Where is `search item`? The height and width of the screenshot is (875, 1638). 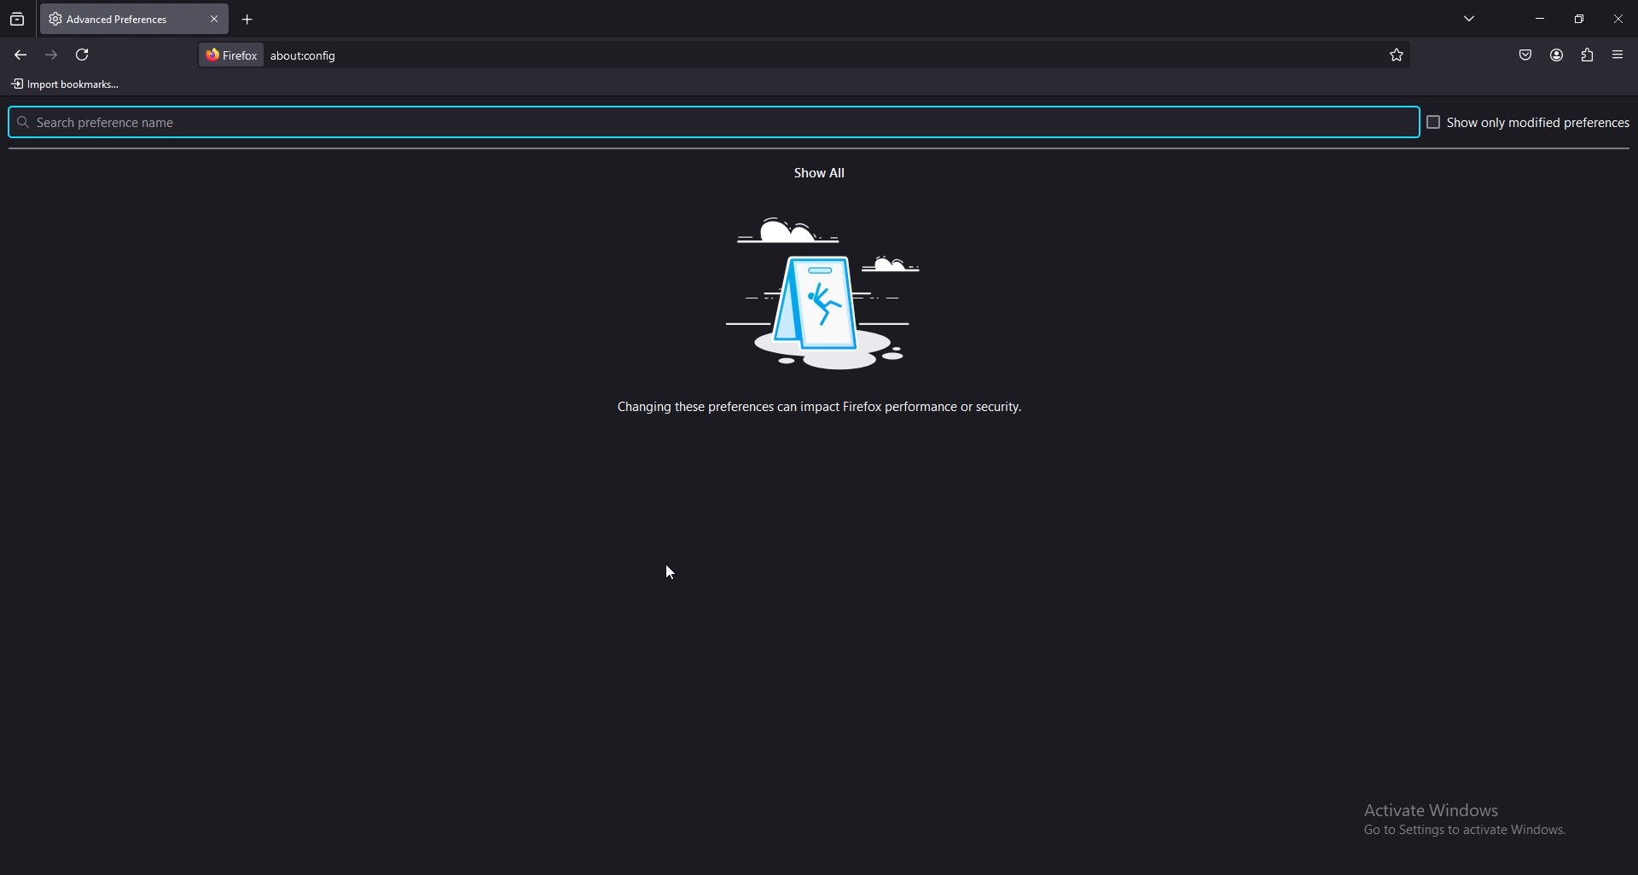
search item is located at coordinates (308, 54).